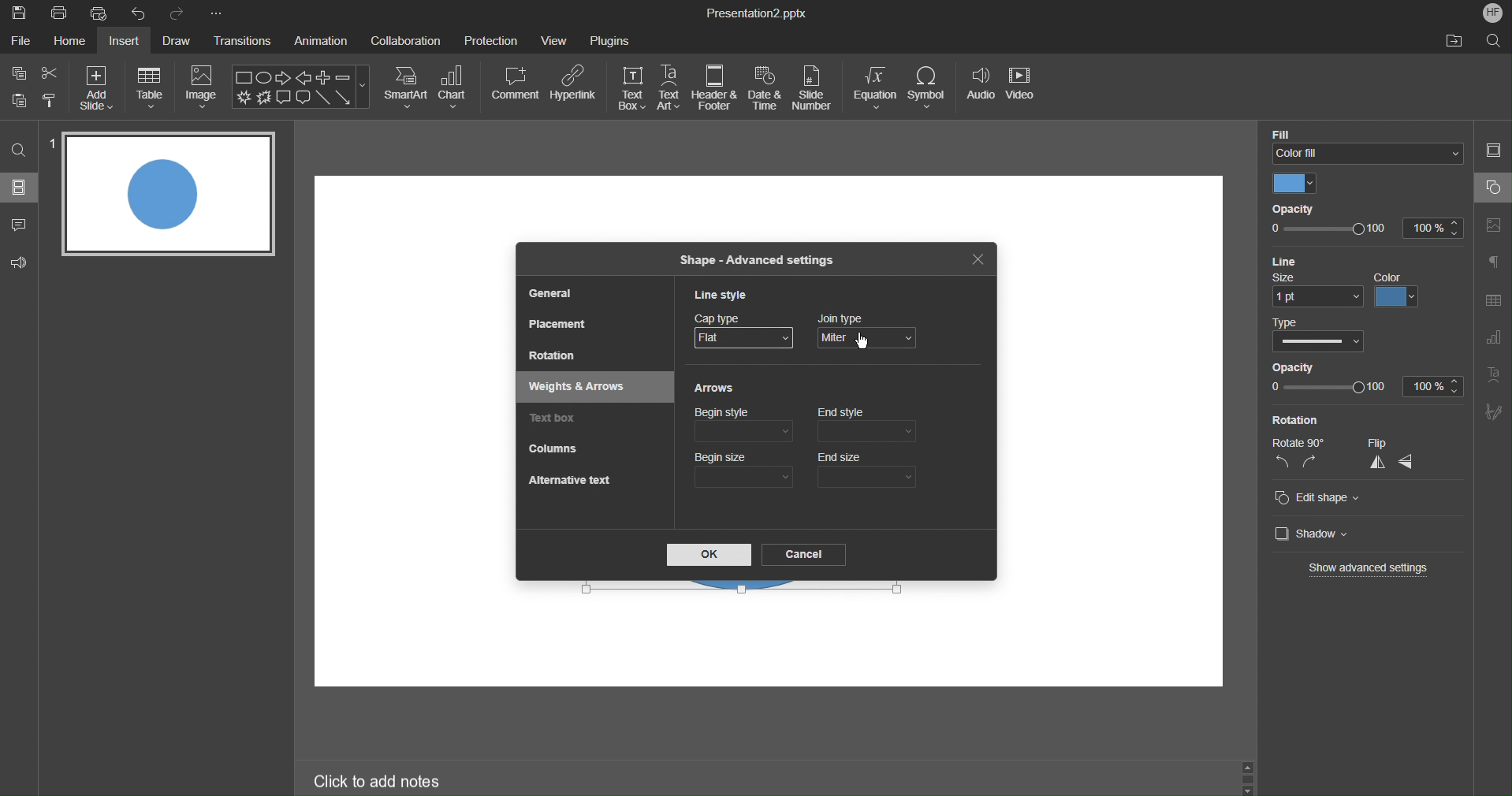  Describe the element at coordinates (1371, 569) in the screenshot. I see `Show advanced settings` at that location.